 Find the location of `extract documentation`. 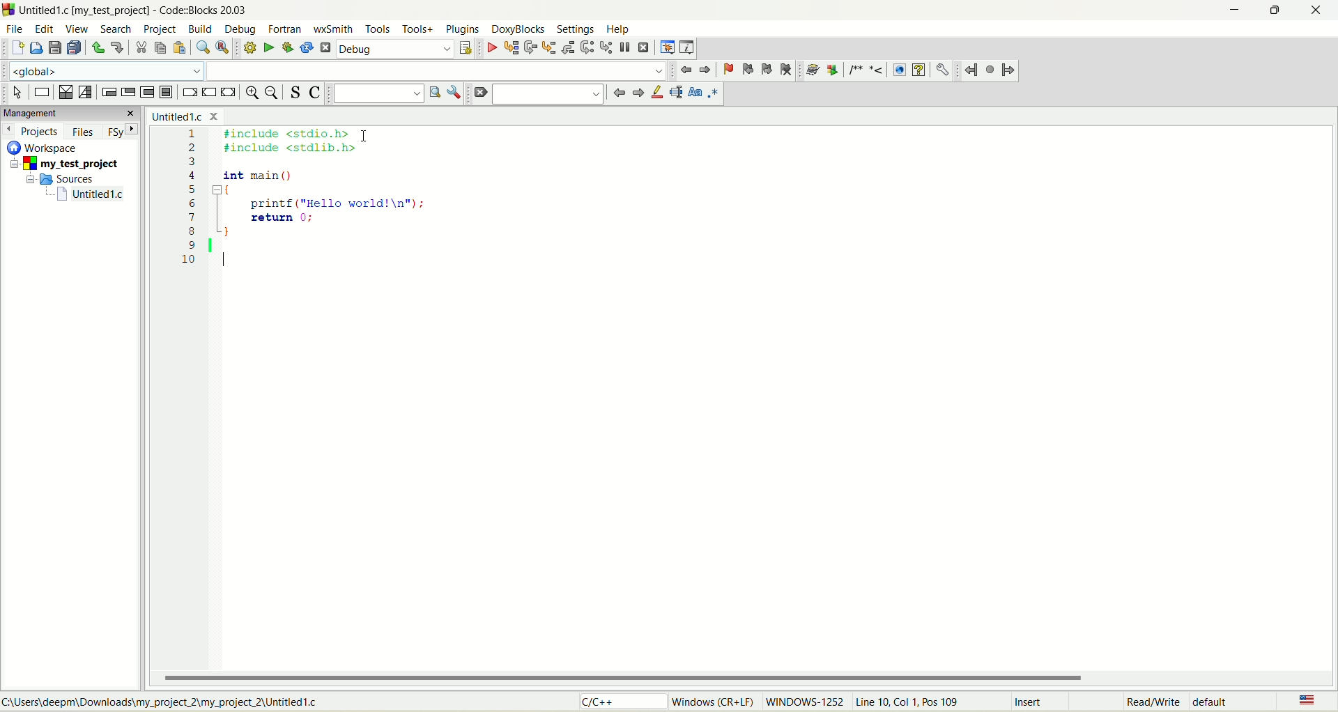

extract documentation is located at coordinates (834, 70).